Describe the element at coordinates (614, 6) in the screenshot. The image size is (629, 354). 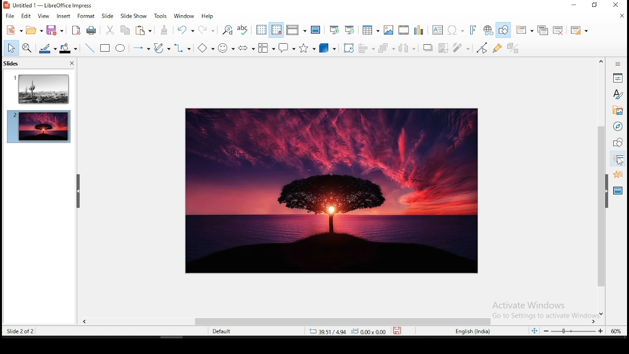
I see `Close` at that location.